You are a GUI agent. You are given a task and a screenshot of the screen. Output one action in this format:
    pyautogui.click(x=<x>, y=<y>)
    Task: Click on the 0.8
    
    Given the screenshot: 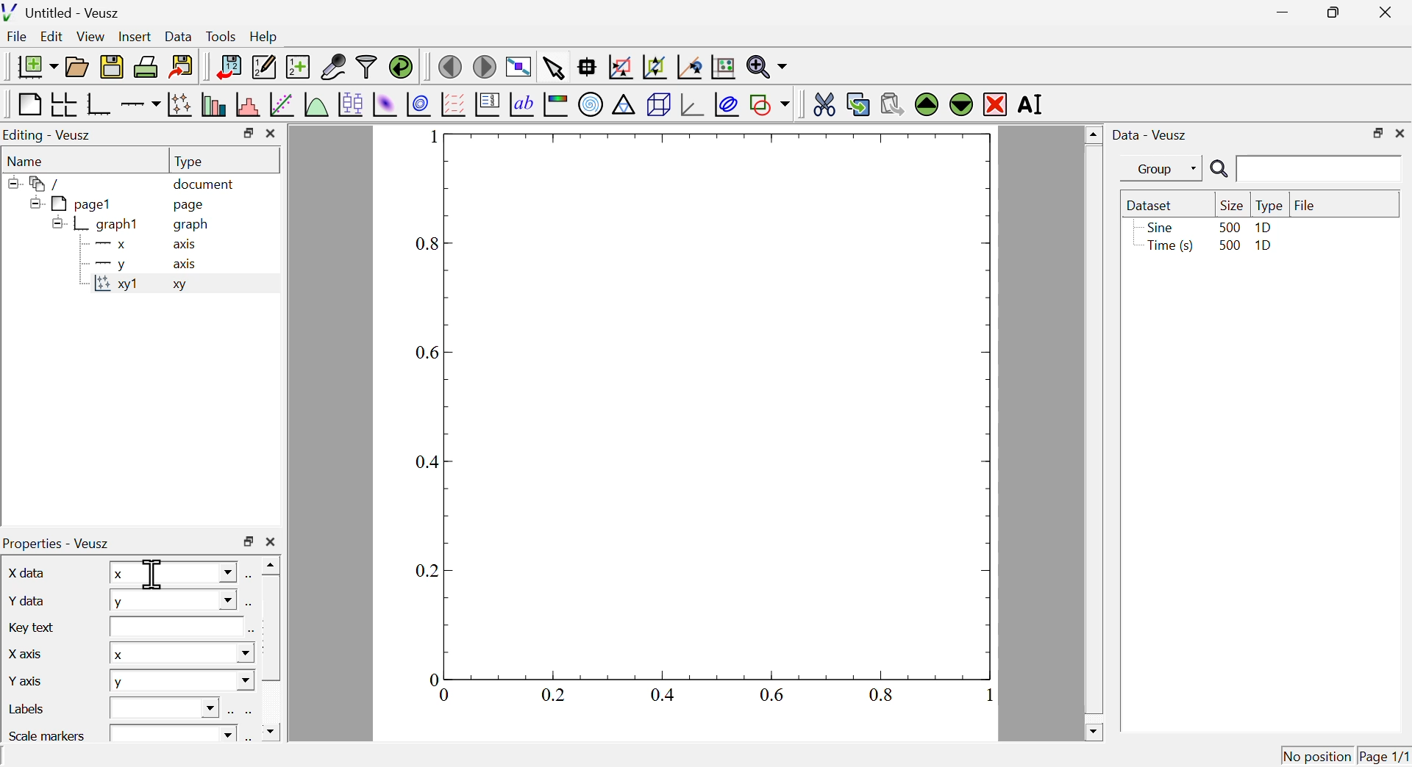 What is the action you would take?
    pyautogui.click(x=883, y=694)
    